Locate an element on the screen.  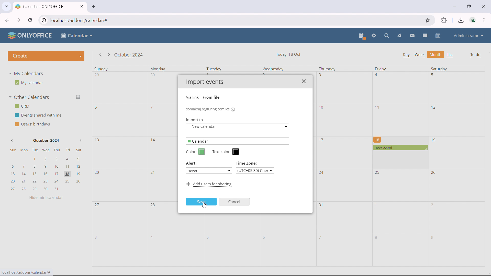
3 is located at coordinates (97, 237).